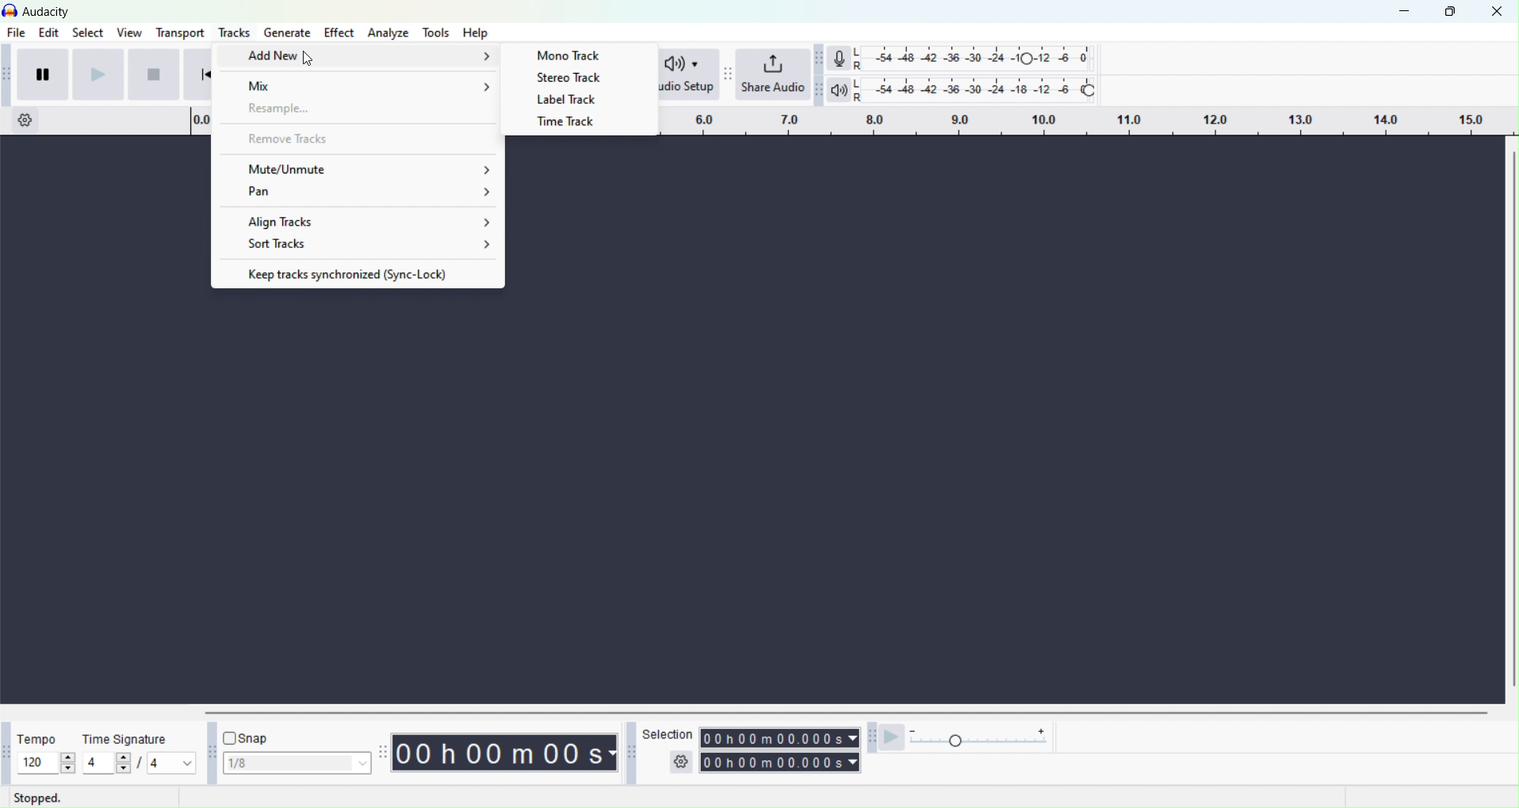 The image size is (1519, 808). What do you see at coordinates (576, 78) in the screenshot?
I see `Stereo track` at bounding box center [576, 78].